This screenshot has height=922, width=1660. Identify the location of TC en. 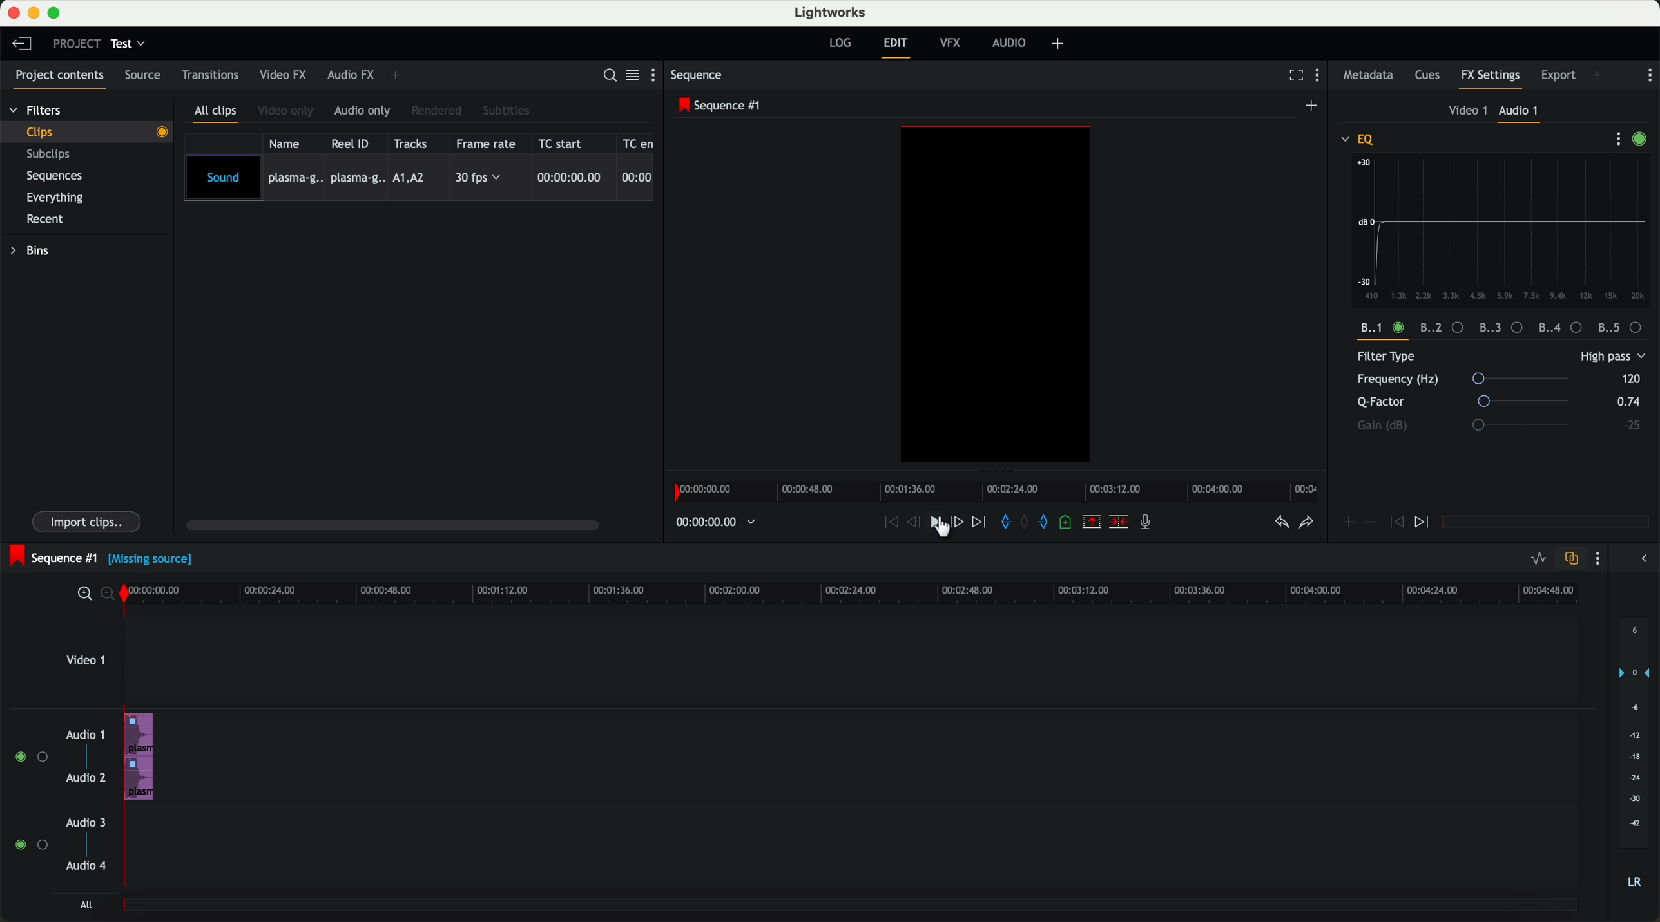
(639, 142).